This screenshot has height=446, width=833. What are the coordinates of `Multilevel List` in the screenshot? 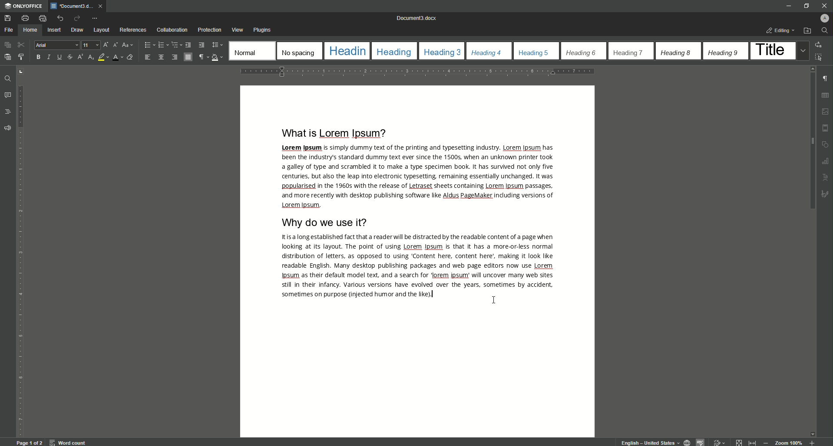 It's located at (175, 45).